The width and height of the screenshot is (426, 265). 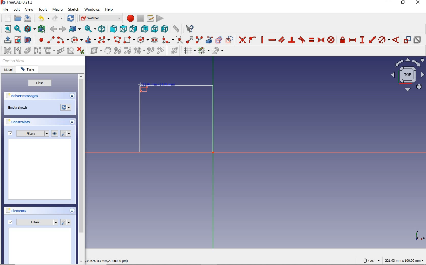 I want to click on sketch in progress, so click(x=176, y=121).